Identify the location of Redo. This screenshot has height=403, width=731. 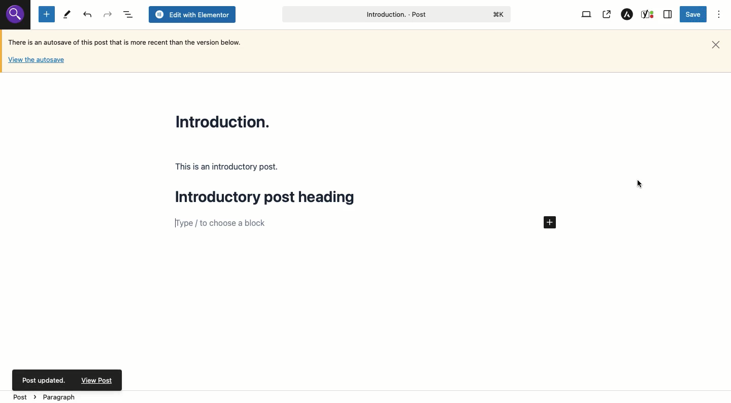
(88, 15).